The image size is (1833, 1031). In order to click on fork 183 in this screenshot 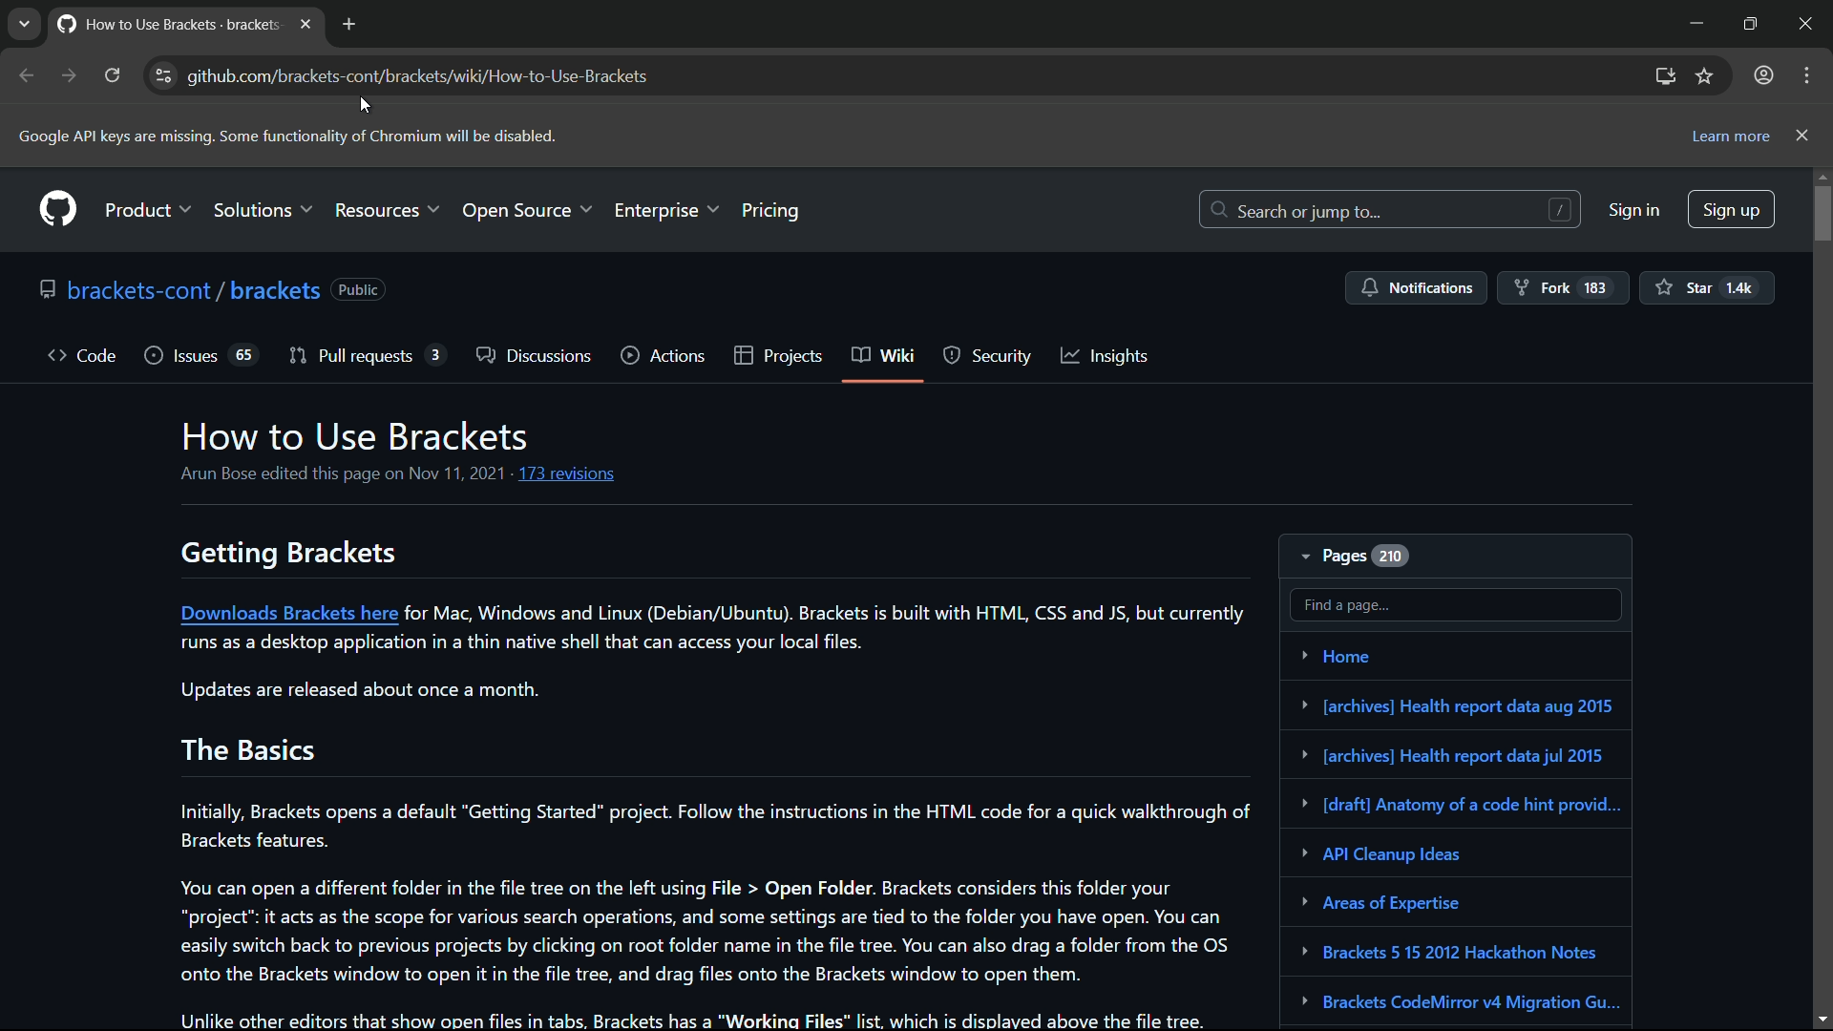, I will do `click(1562, 288)`.